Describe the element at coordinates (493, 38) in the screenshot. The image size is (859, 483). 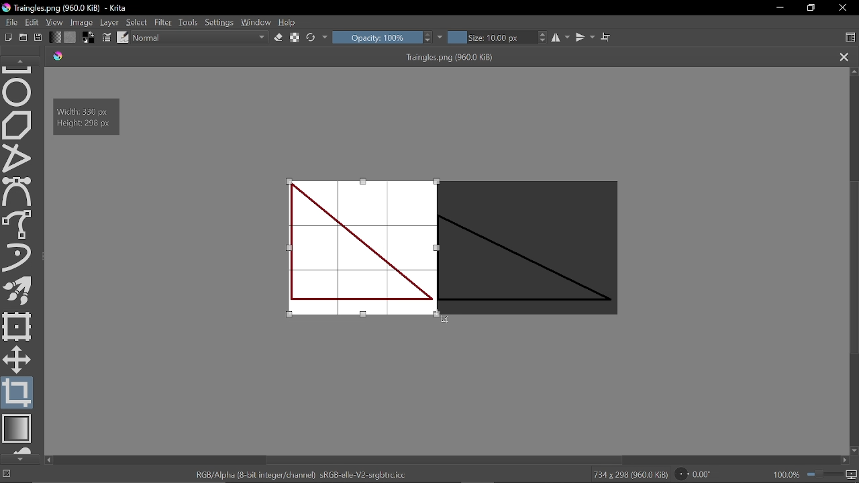
I see `Size: 10.00 px` at that location.